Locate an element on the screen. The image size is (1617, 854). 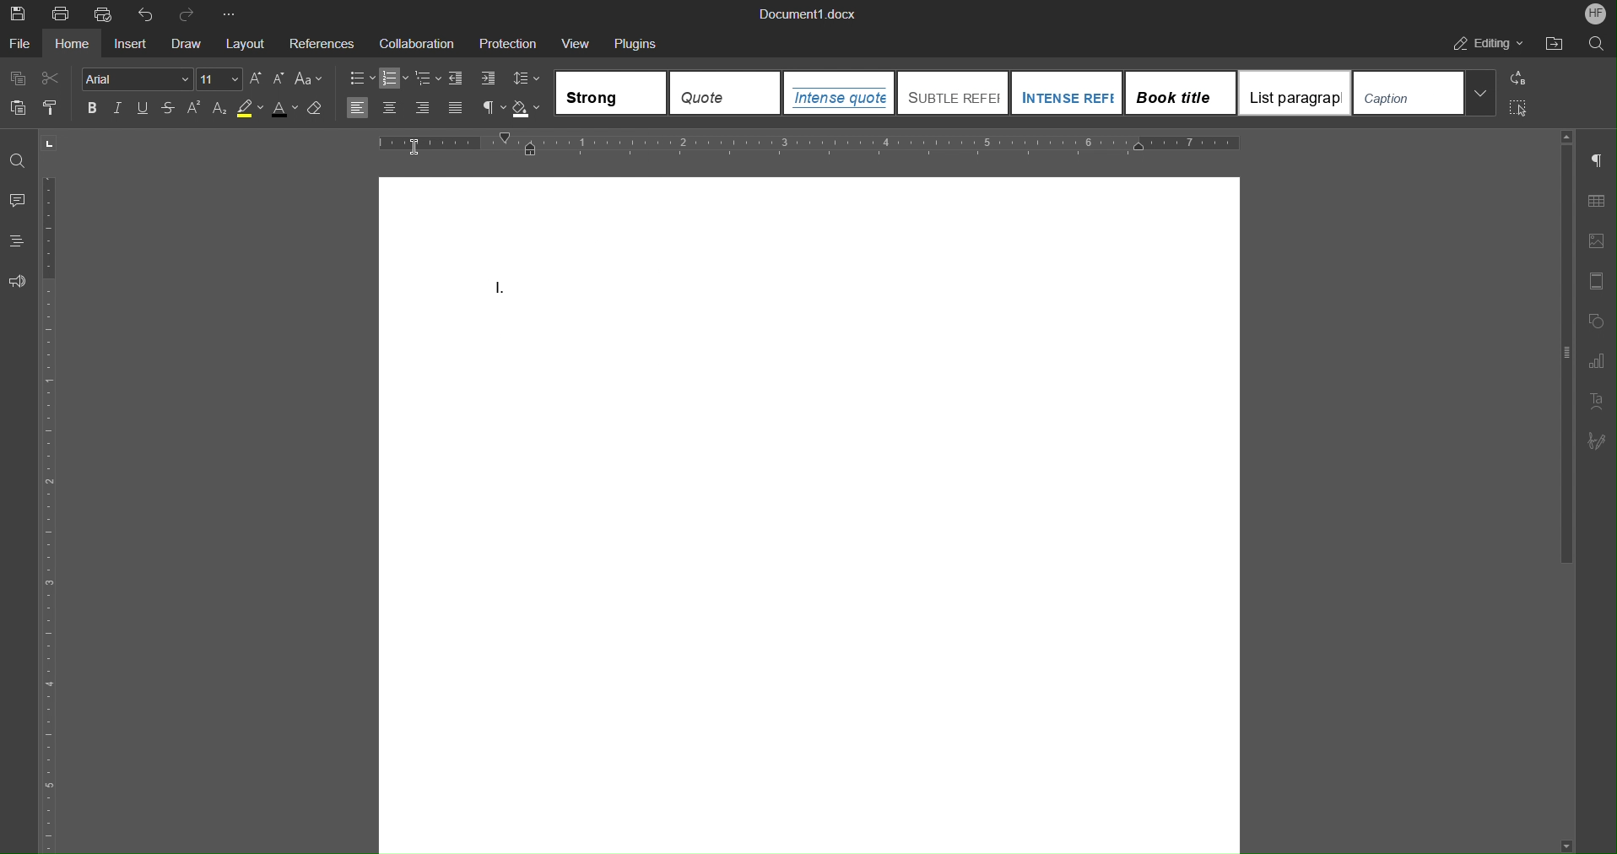
Horizontal Ruler is located at coordinates (809, 144).